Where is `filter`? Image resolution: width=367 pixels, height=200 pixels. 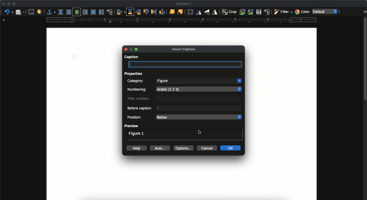 filter is located at coordinates (282, 12).